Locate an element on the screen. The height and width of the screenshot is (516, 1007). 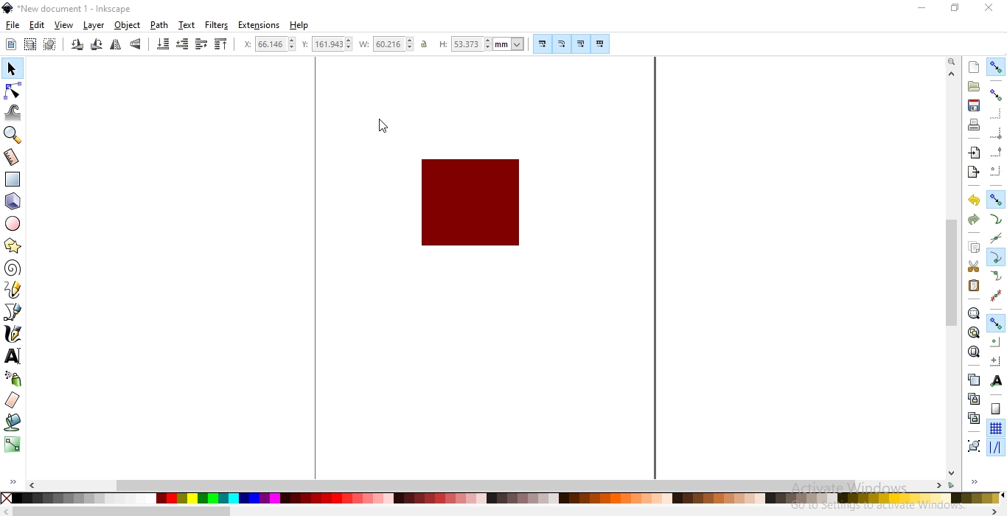
scrollbar is located at coordinates (485, 485).